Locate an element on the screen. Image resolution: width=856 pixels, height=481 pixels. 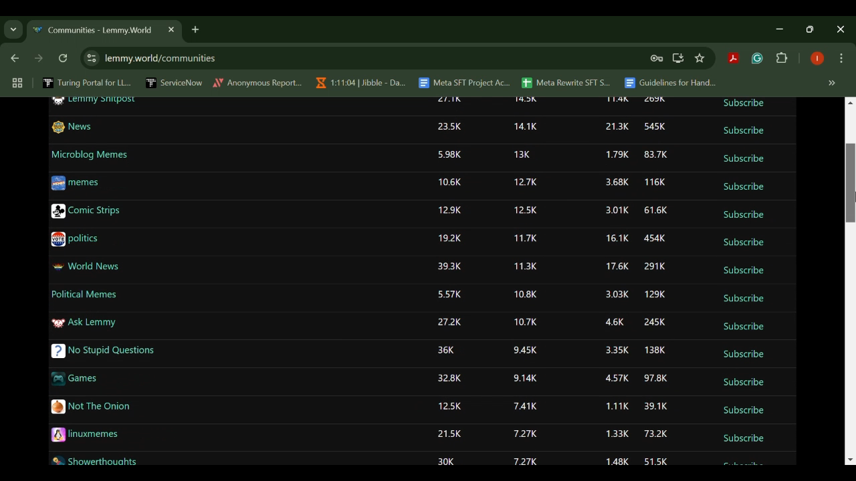
7.27K is located at coordinates (520, 462).